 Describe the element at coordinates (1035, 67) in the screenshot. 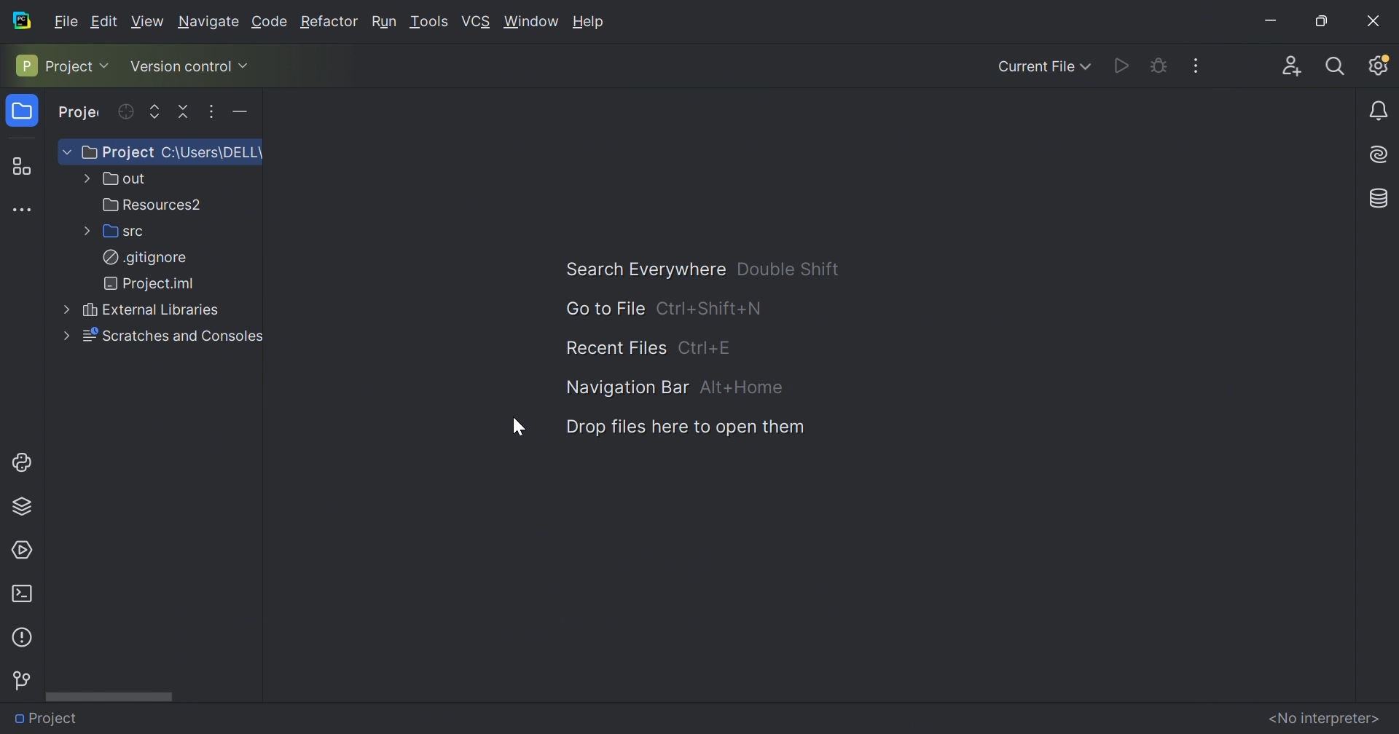

I see `Current File` at that location.